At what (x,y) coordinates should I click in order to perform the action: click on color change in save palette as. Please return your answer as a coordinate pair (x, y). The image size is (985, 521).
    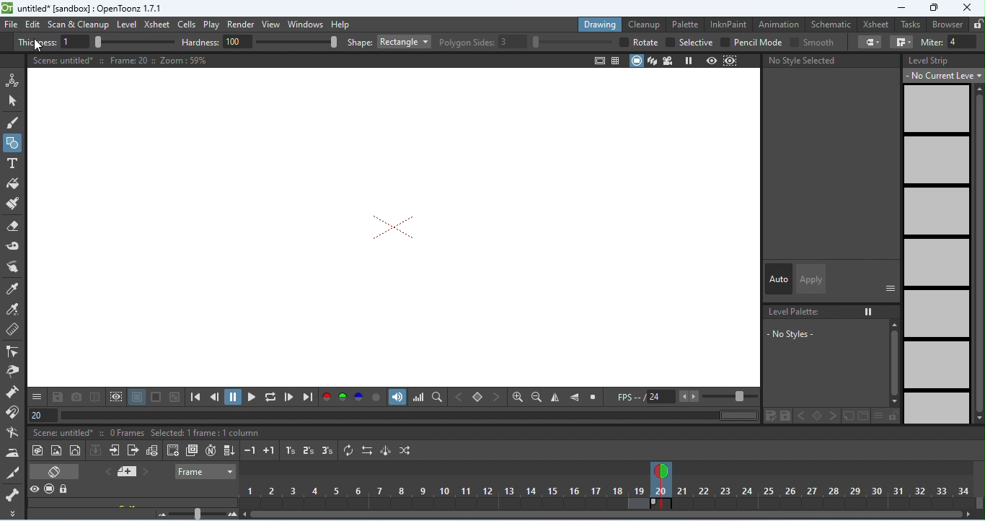
    Looking at the image, I should click on (769, 416).